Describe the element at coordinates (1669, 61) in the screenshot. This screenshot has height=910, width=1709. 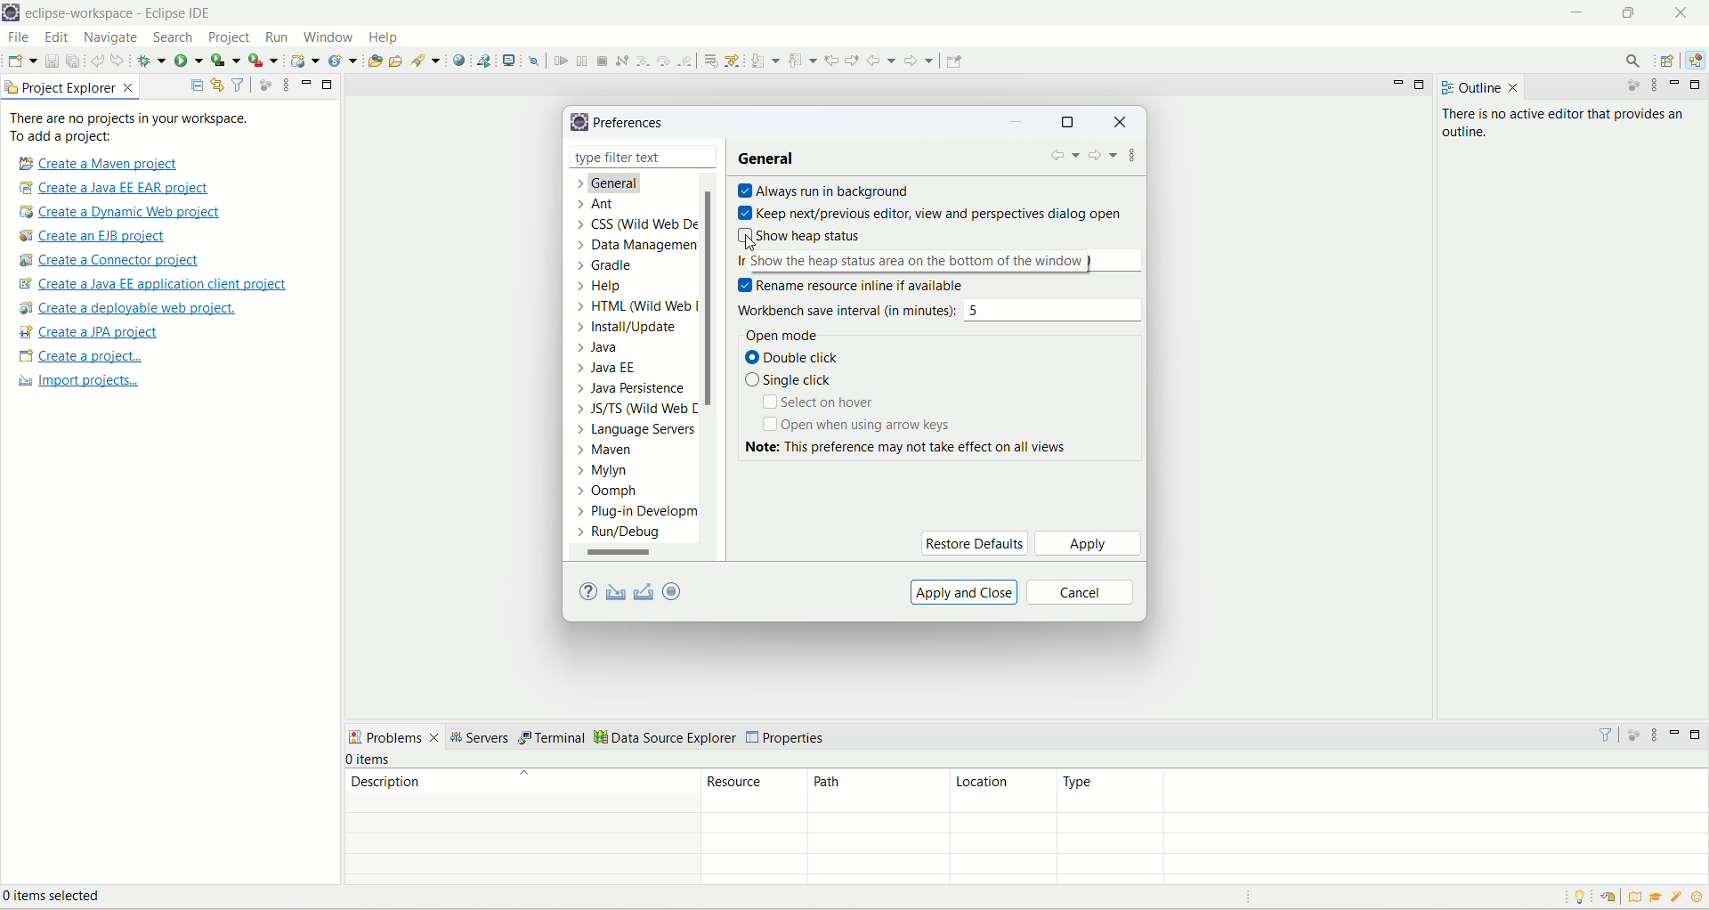
I see `other perspective` at that location.